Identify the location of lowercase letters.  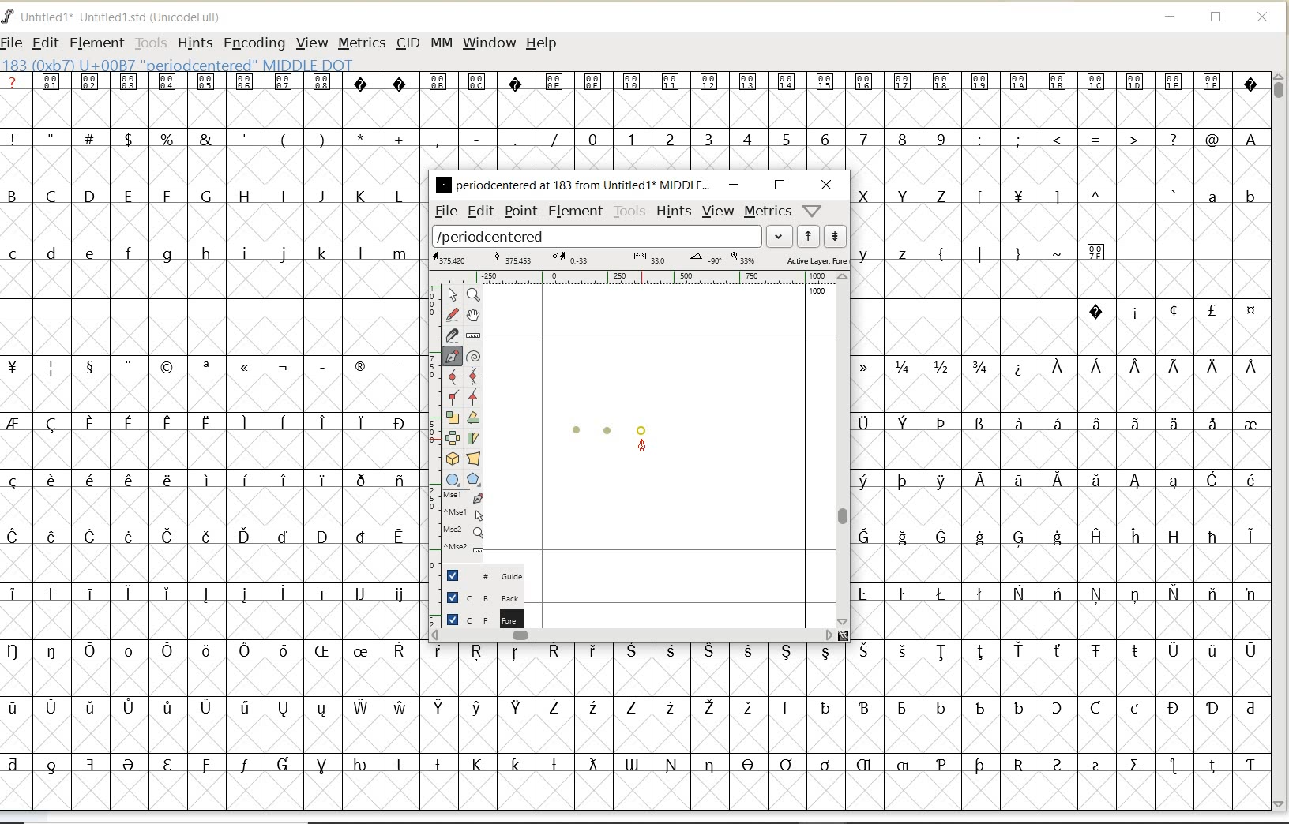
(210, 254).